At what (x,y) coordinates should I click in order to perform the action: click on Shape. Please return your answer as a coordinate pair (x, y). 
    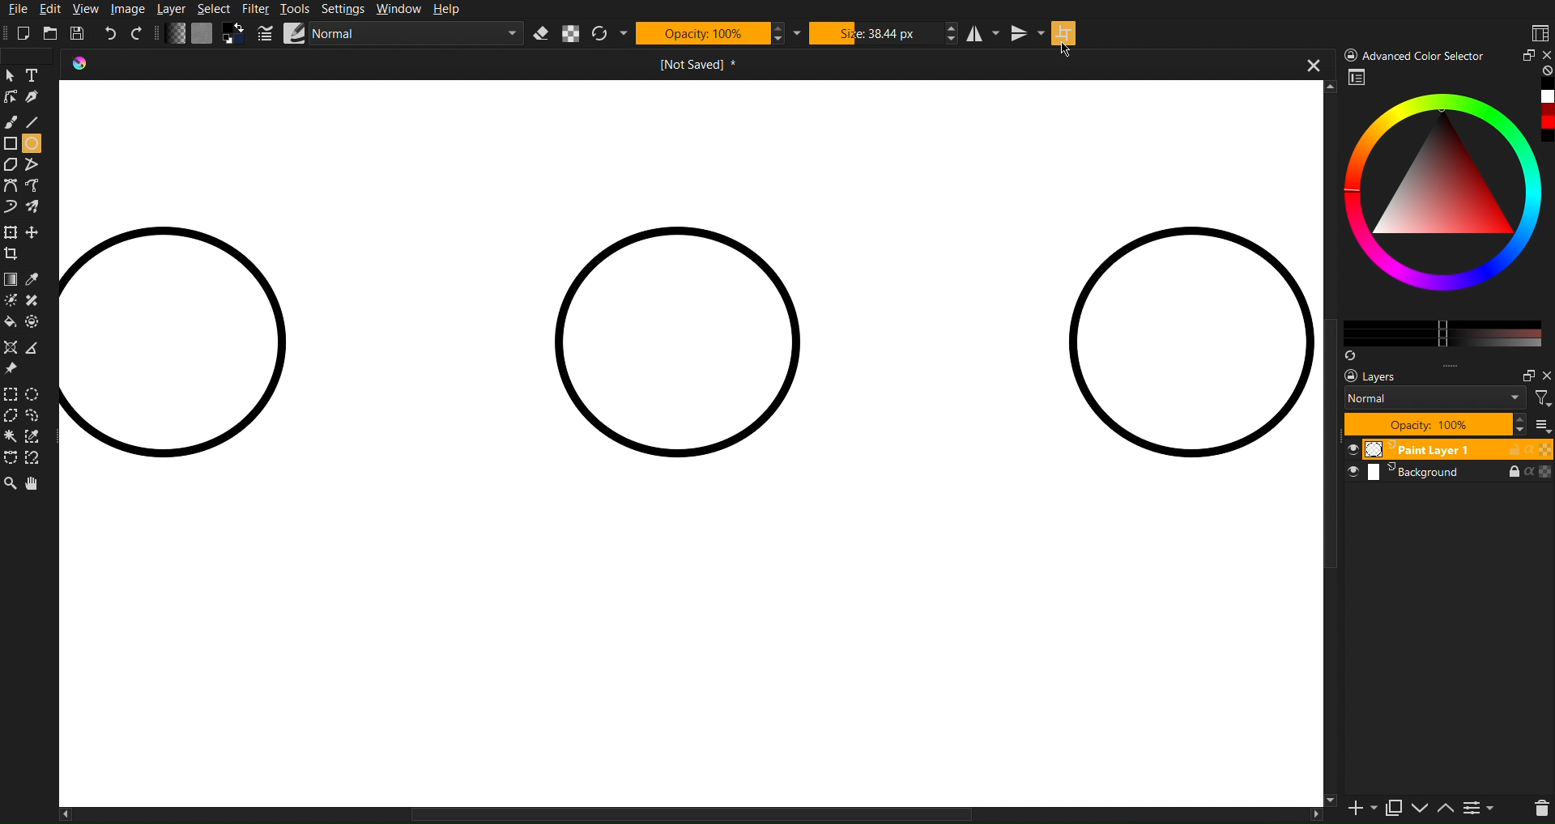
    Looking at the image, I should click on (31, 321).